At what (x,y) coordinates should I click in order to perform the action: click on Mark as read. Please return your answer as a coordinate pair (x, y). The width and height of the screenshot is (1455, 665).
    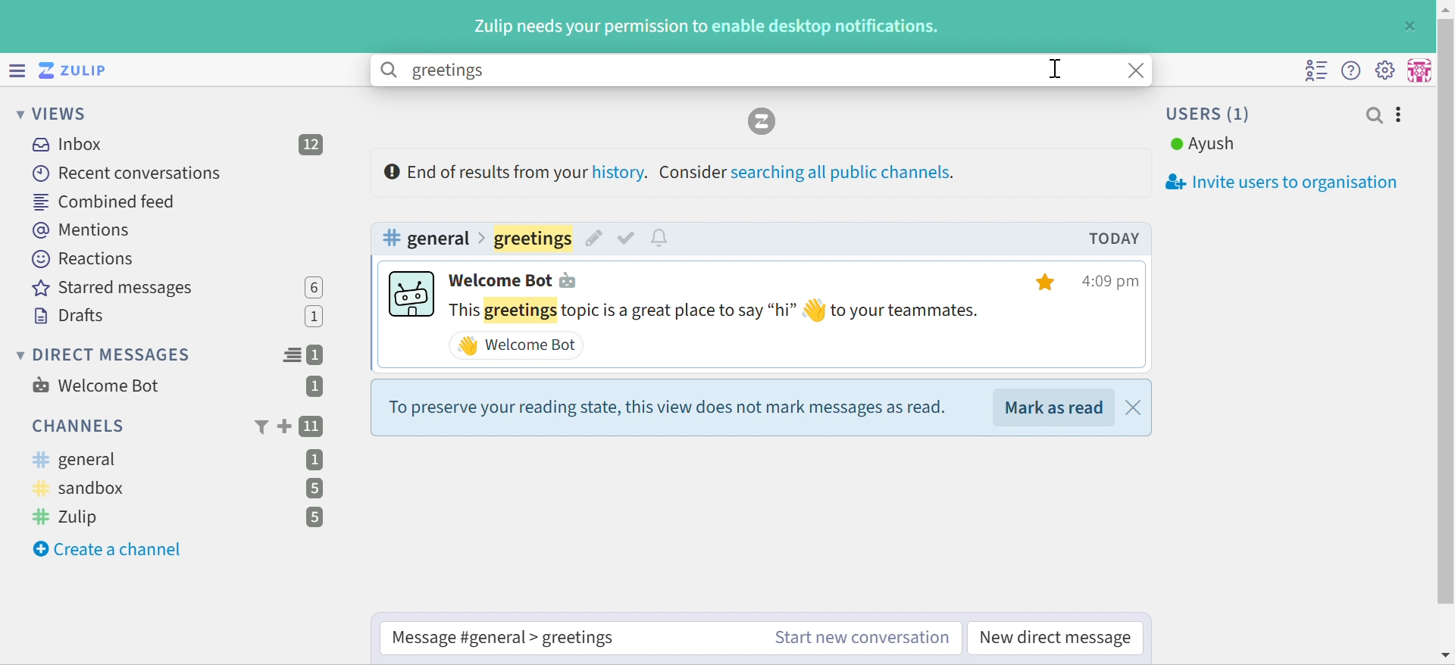
    Looking at the image, I should click on (1055, 407).